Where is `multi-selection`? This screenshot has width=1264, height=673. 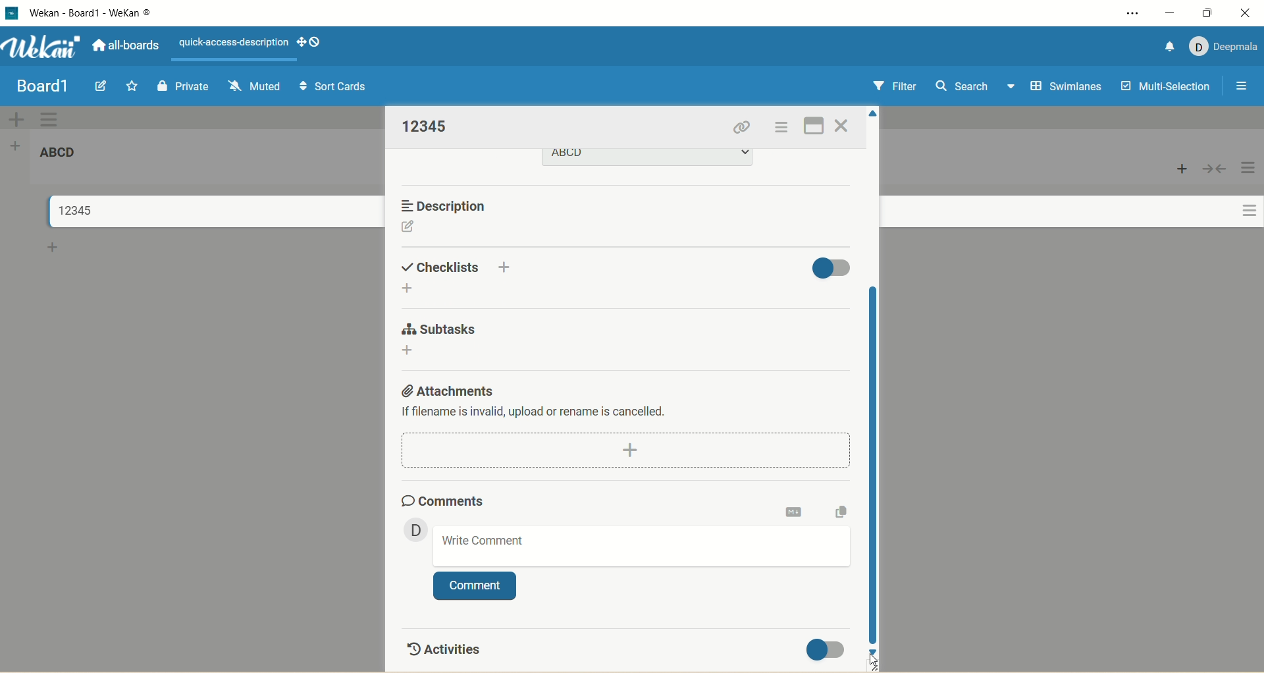 multi-selection is located at coordinates (1163, 87).